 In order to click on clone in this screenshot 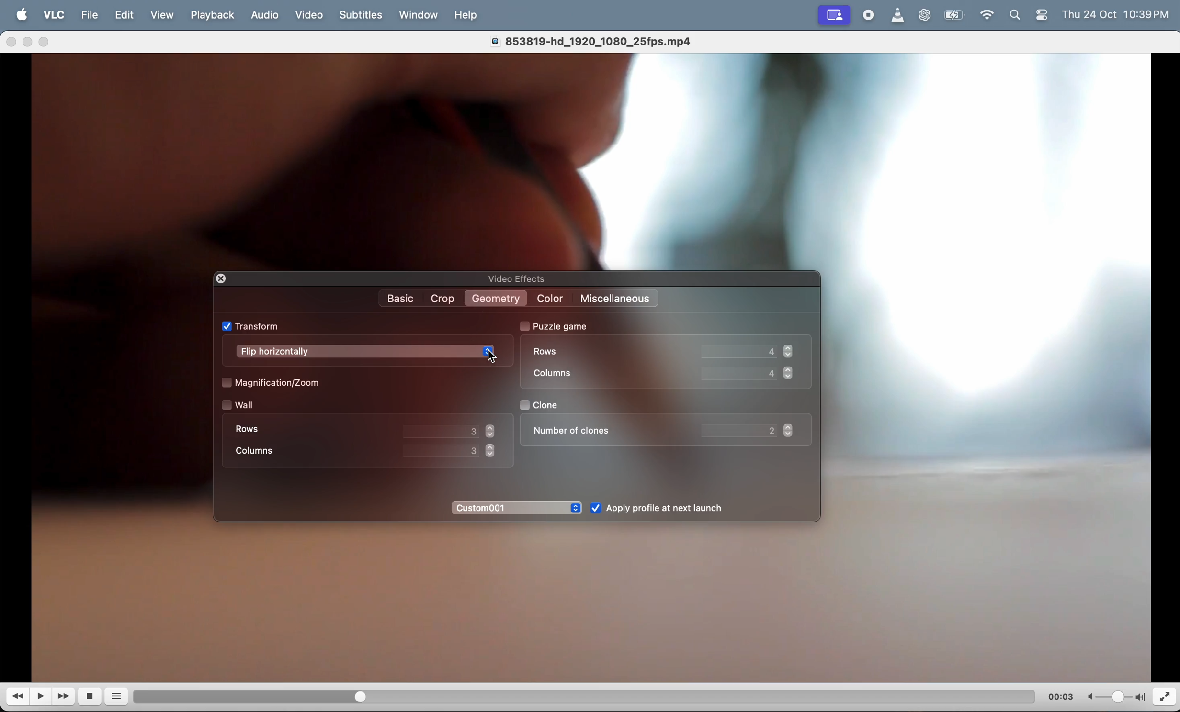, I will do `click(548, 406)`.